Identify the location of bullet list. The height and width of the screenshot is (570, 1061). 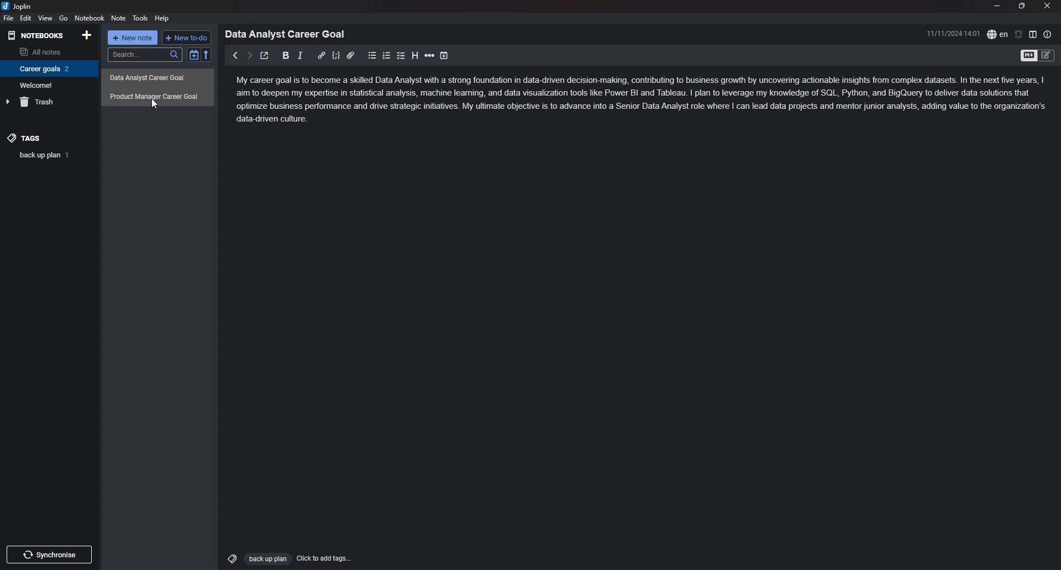
(372, 56).